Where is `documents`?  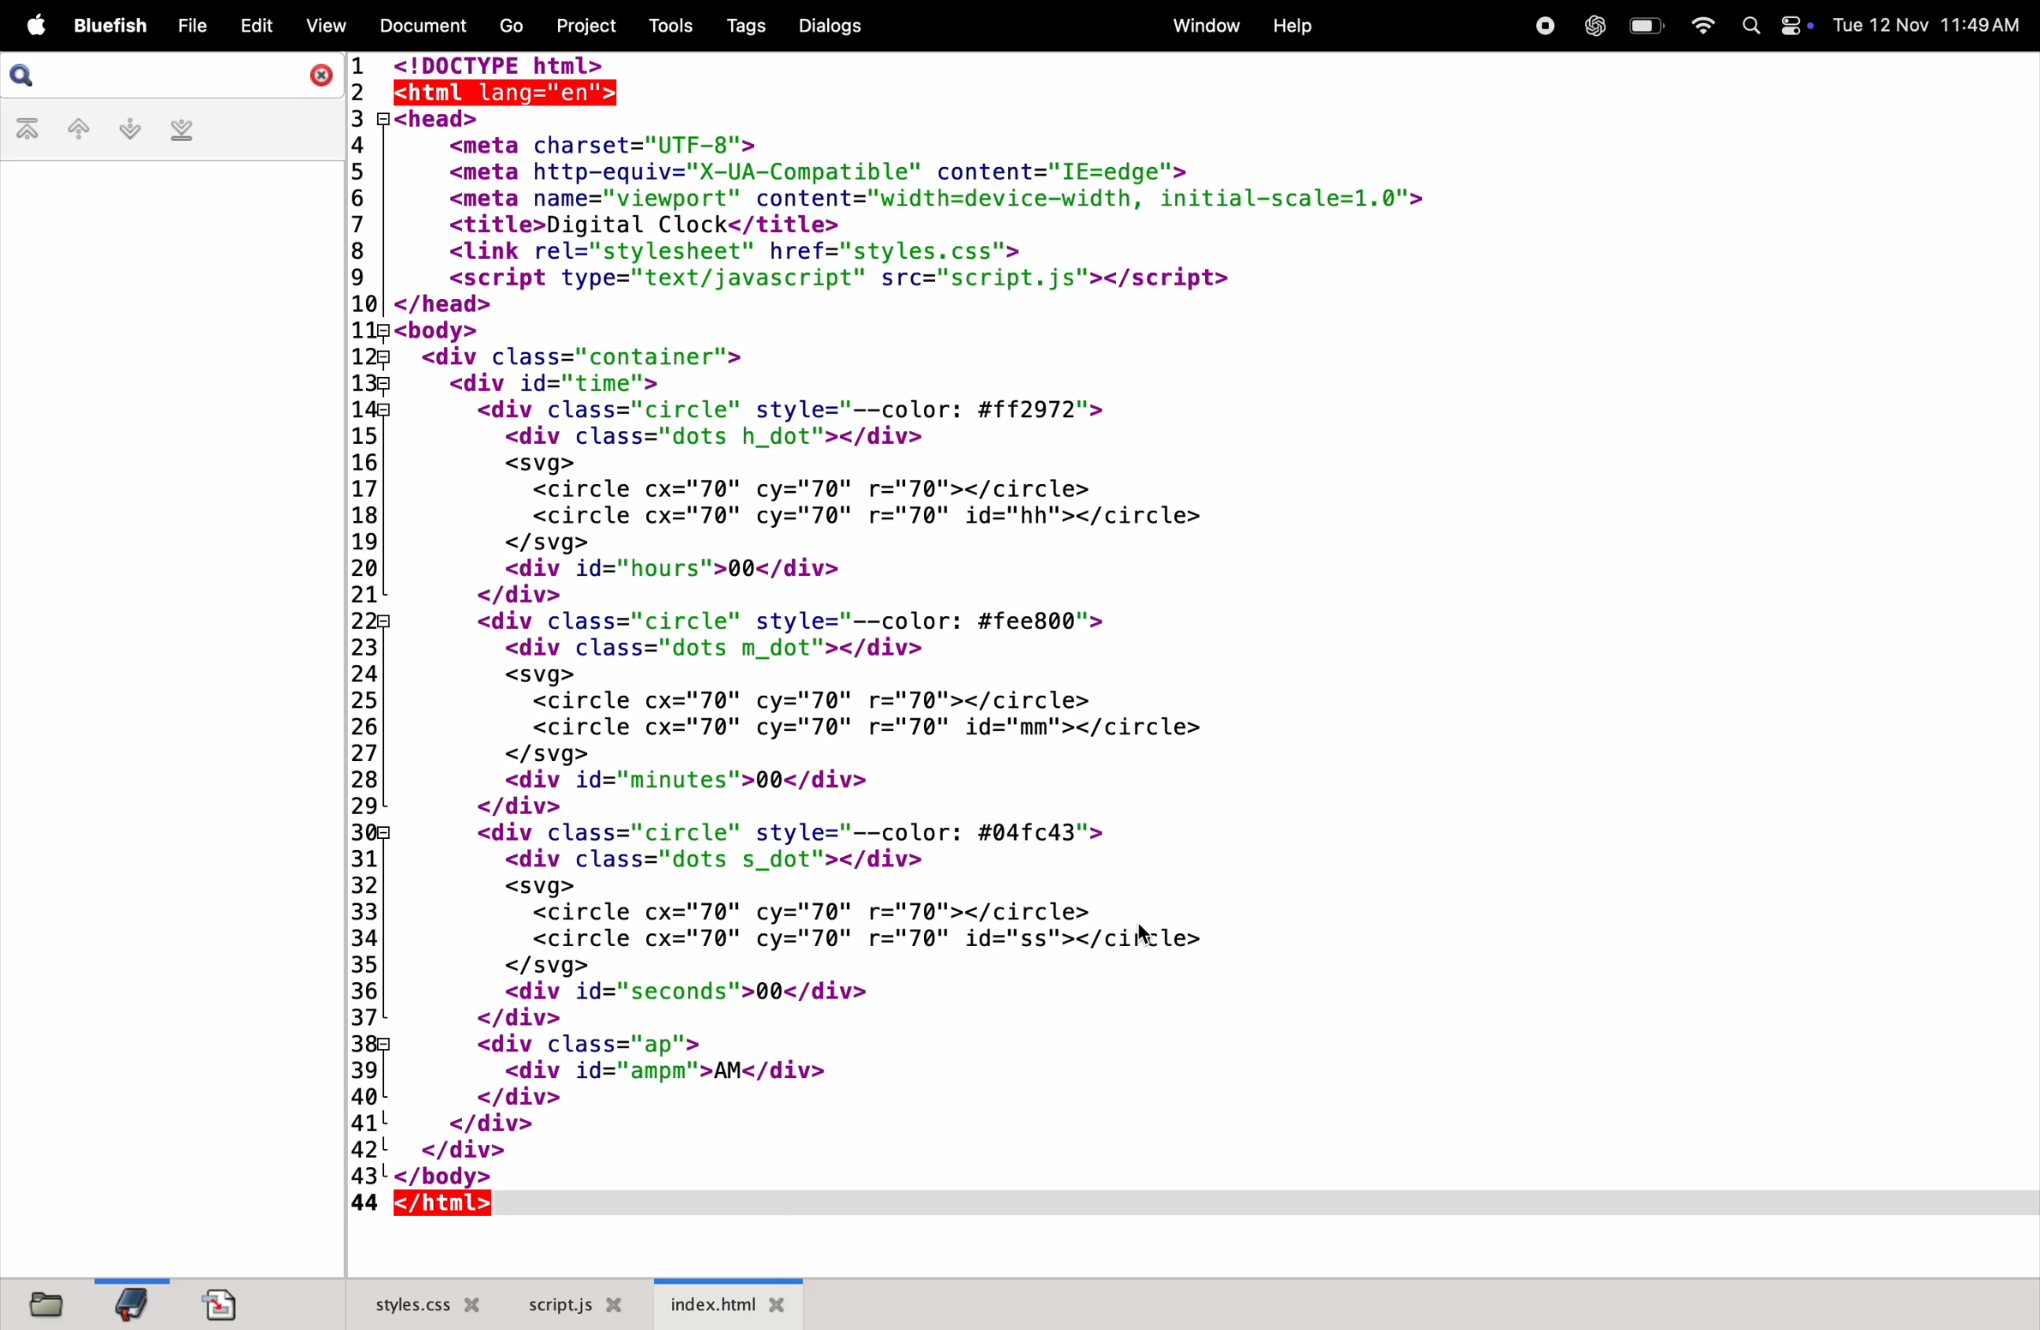
documents is located at coordinates (418, 25).